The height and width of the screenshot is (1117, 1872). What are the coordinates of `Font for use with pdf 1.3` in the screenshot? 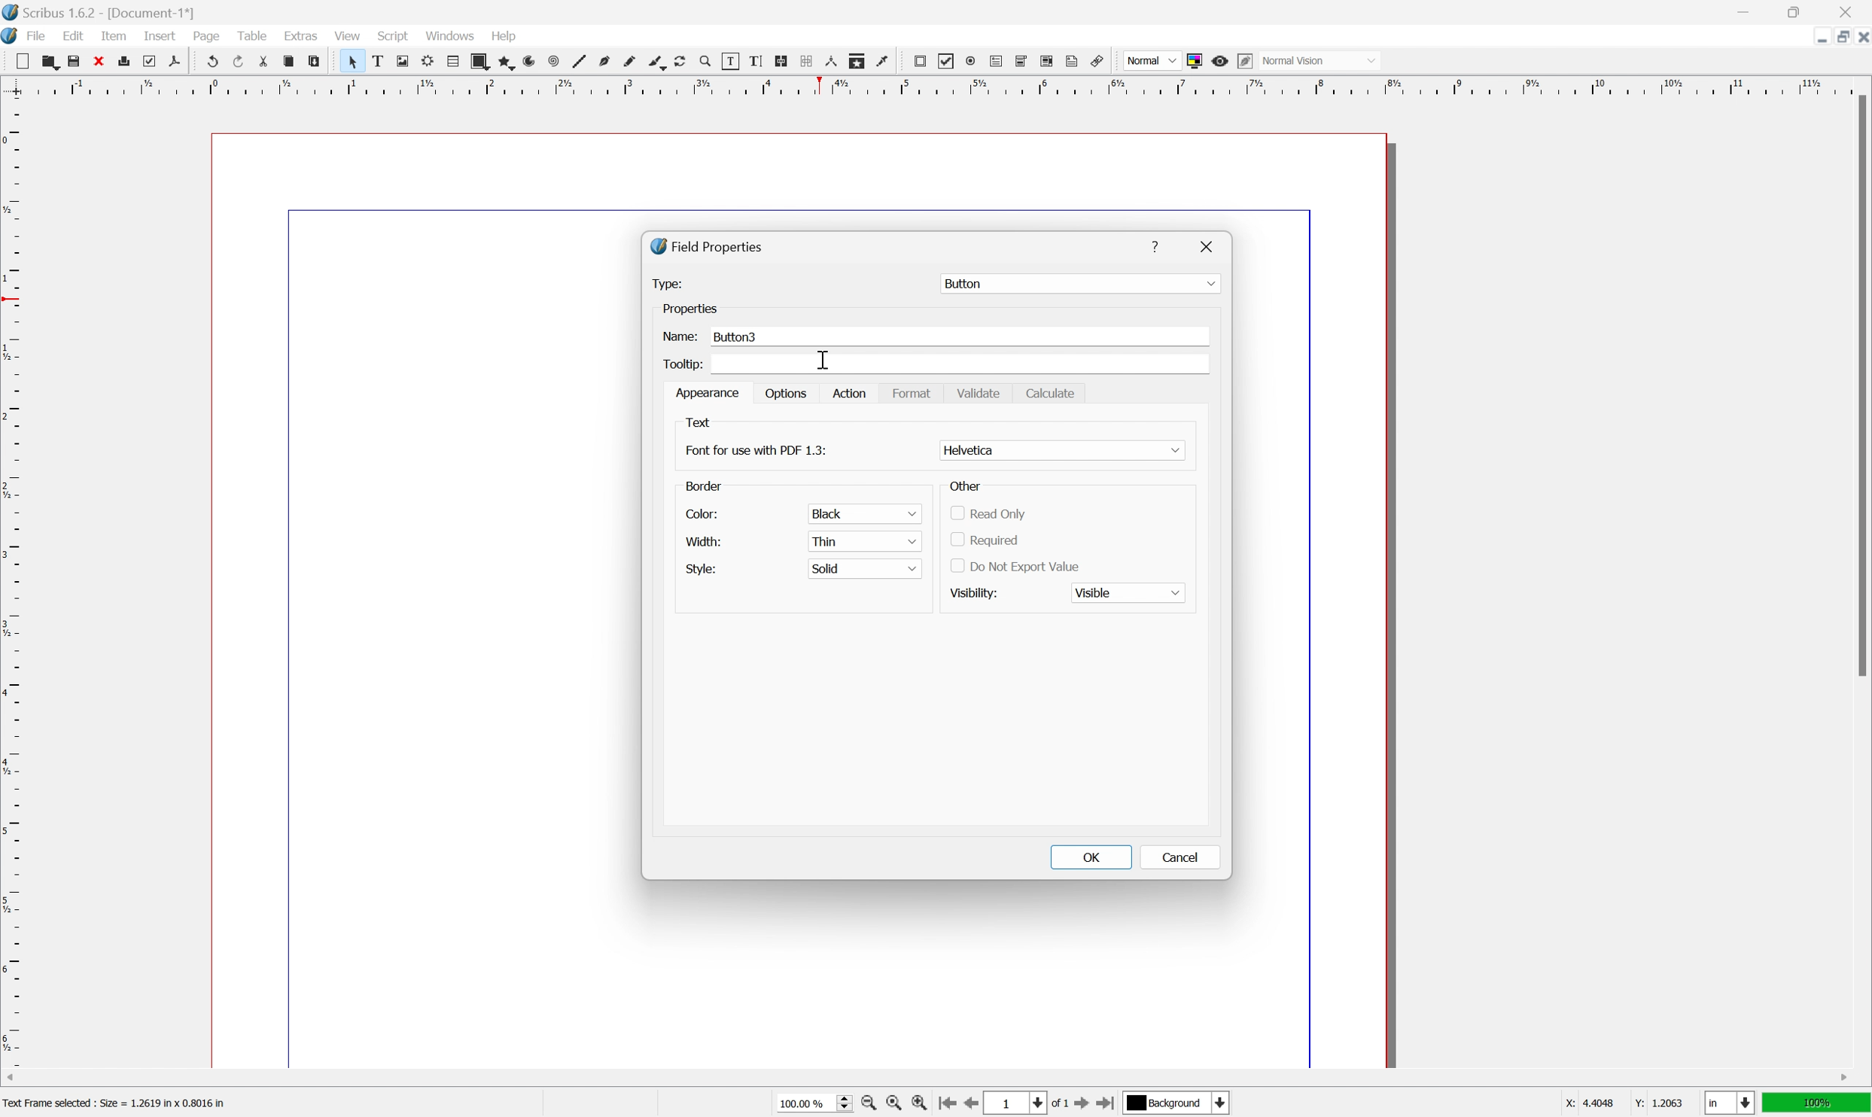 It's located at (757, 449).